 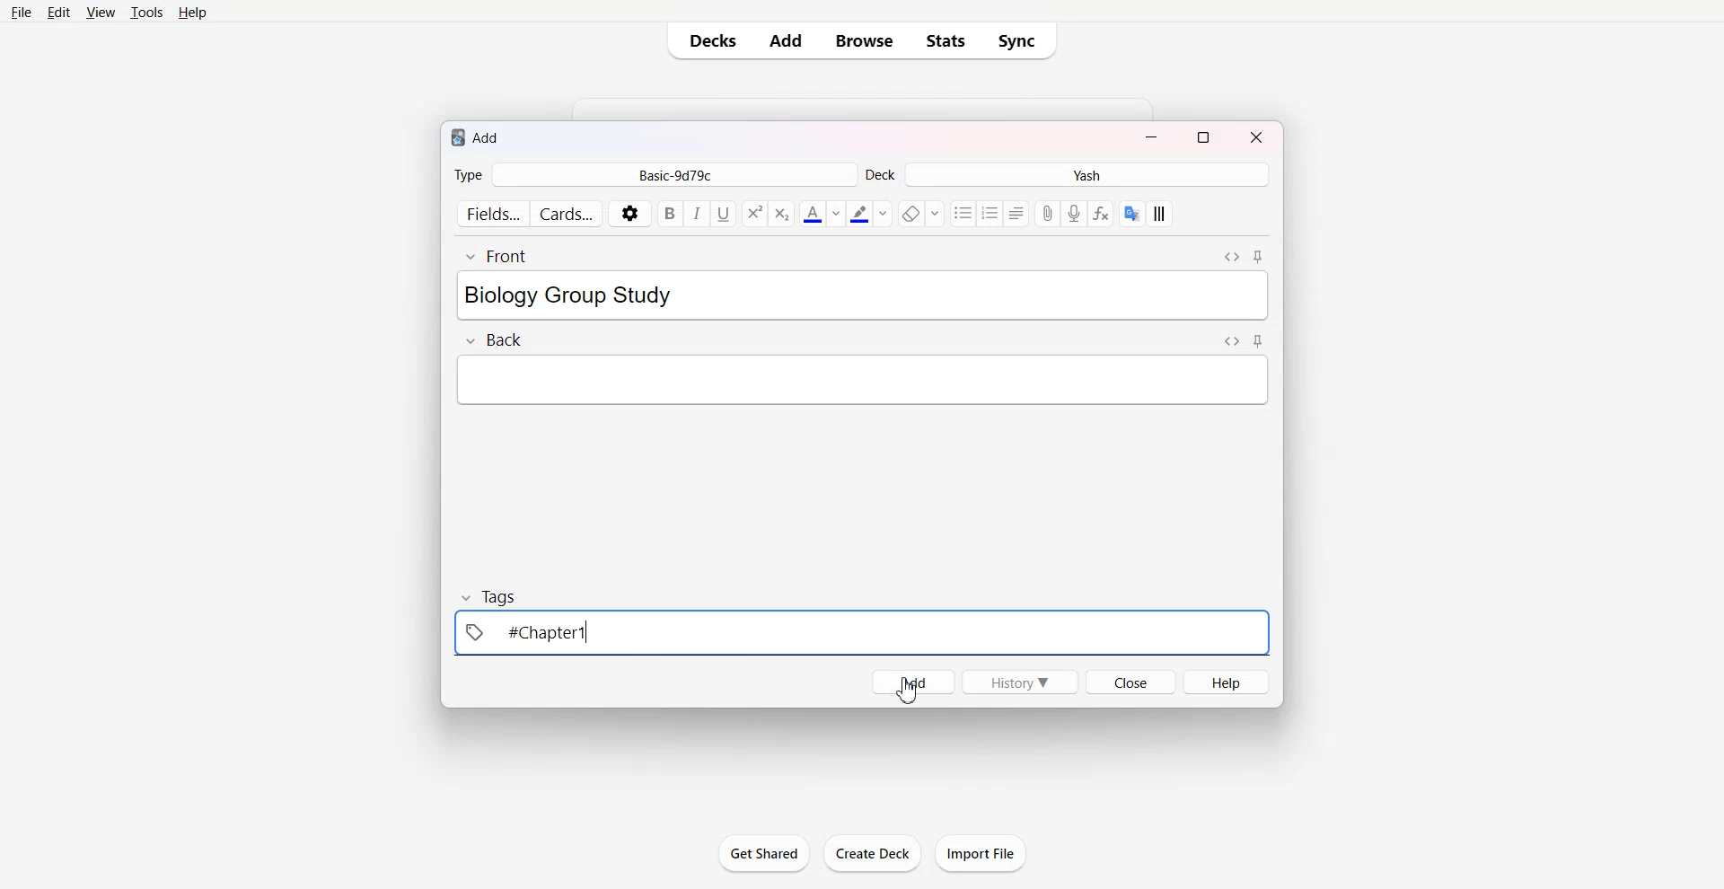 What do you see at coordinates (862, 380) in the screenshot?
I see `back input field` at bounding box center [862, 380].